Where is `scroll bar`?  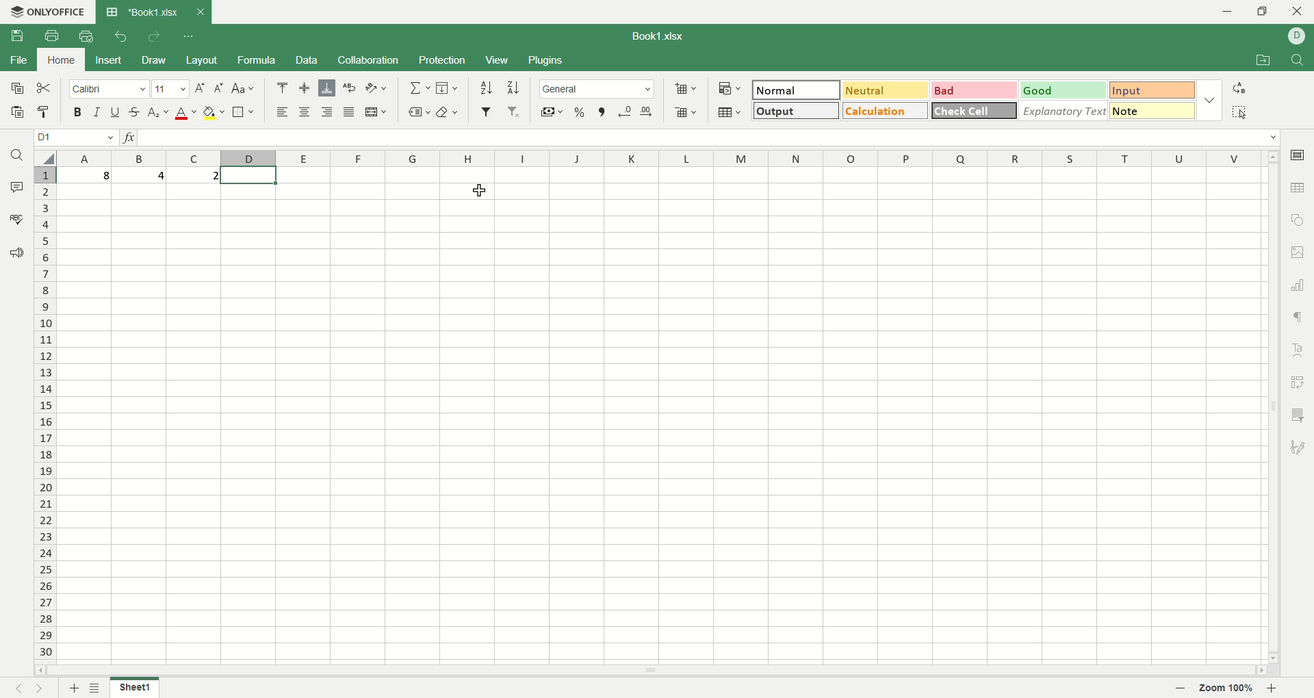
scroll bar is located at coordinates (1271, 406).